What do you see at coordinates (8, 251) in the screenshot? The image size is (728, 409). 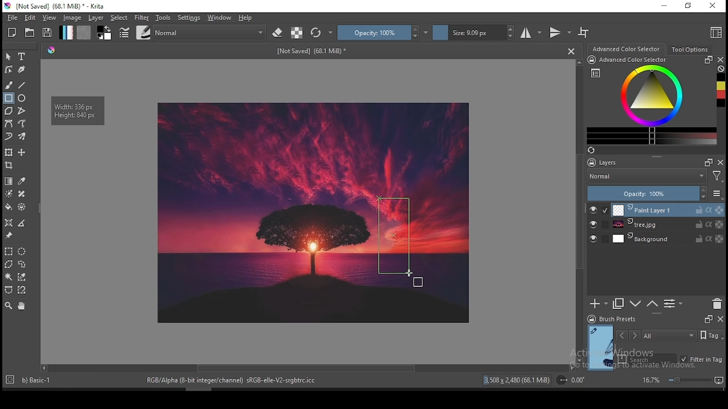 I see `polygon selection tool` at bounding box center [8, 251].